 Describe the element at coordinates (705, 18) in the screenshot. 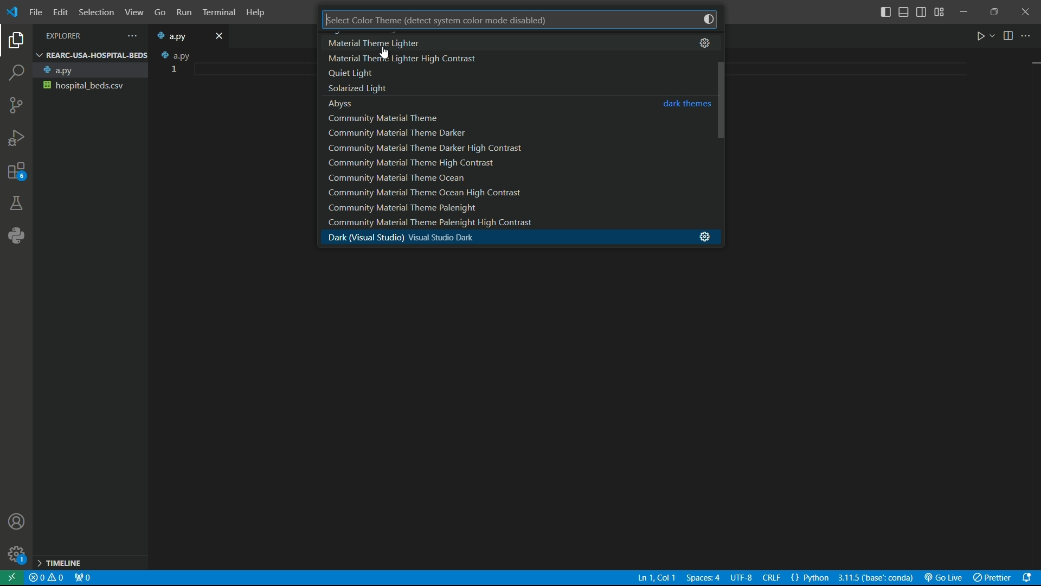

I see `lighting` at that location.